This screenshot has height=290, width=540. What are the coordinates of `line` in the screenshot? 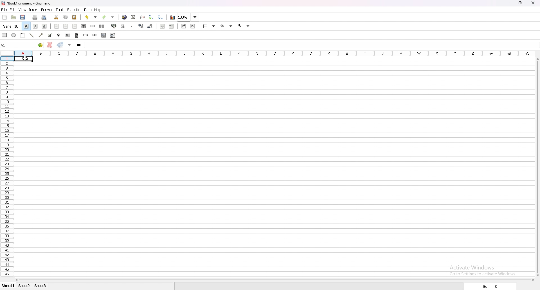 It's located at (32, 35).